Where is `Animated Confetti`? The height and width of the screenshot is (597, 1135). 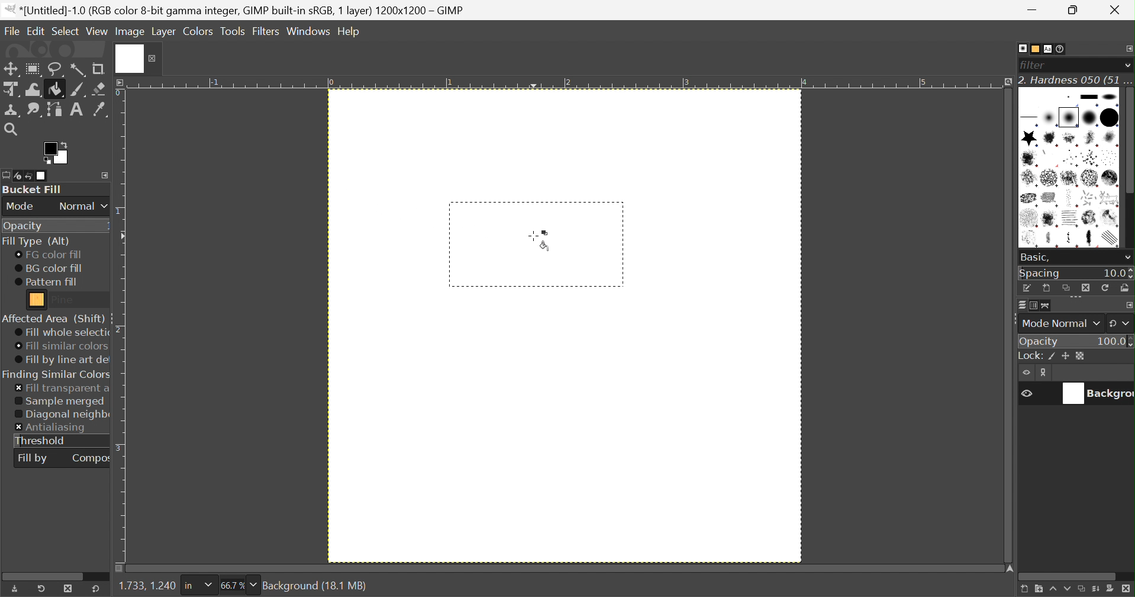
Animated Confetti is located at coordinates (1049, 159).